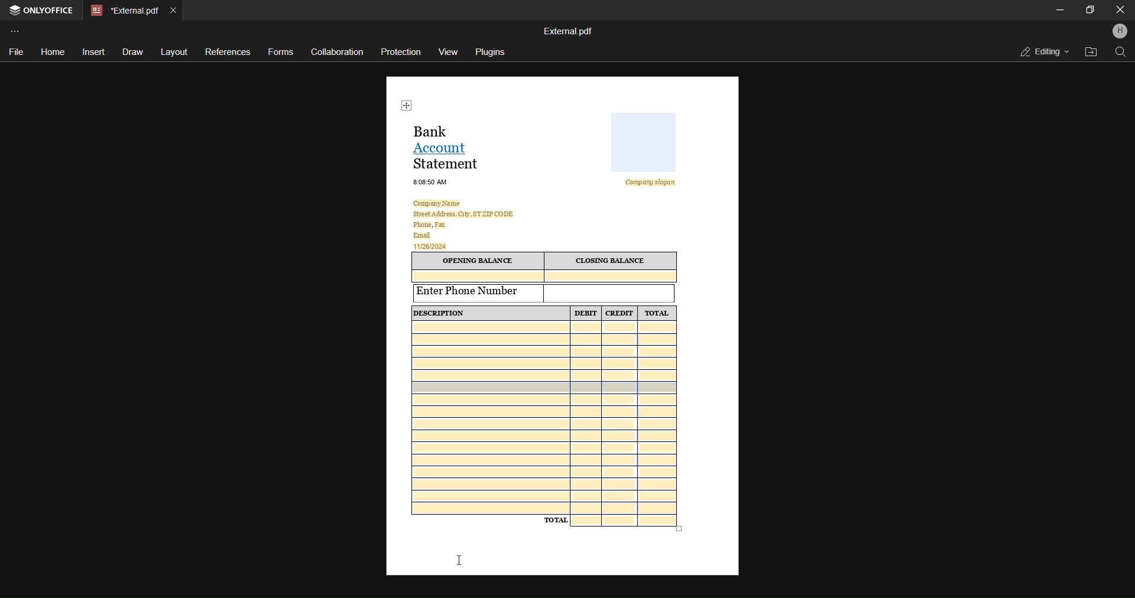 This screenshot has width=1135, height=598. Describe the element at coordinates (610, 292) in the screenshot. I see `Input field` at that location.